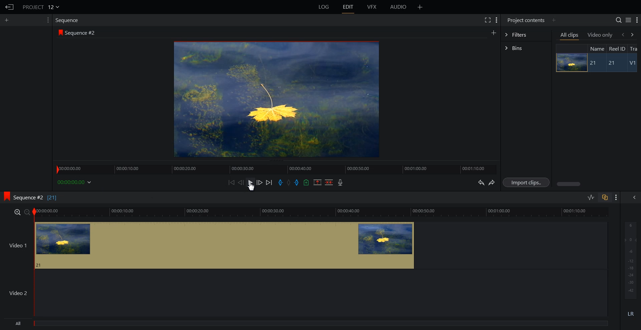 The height and width of the screenshot is (330, 641). Describe the element at coordinates (47, 20) in the screenshot. I see `Show setting menu` at that location.